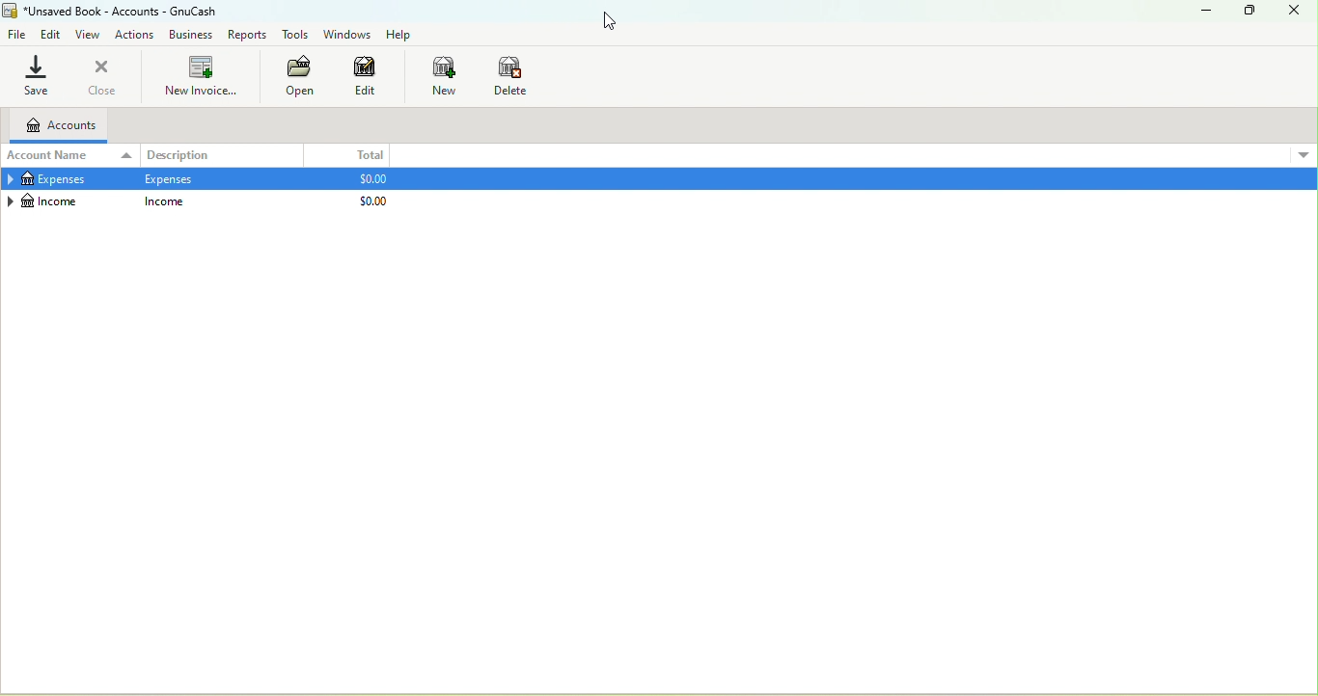  What do you see at coordinates (625, 22) in the screenshot?
I see `Cursor` at bounding box center [625, 22].